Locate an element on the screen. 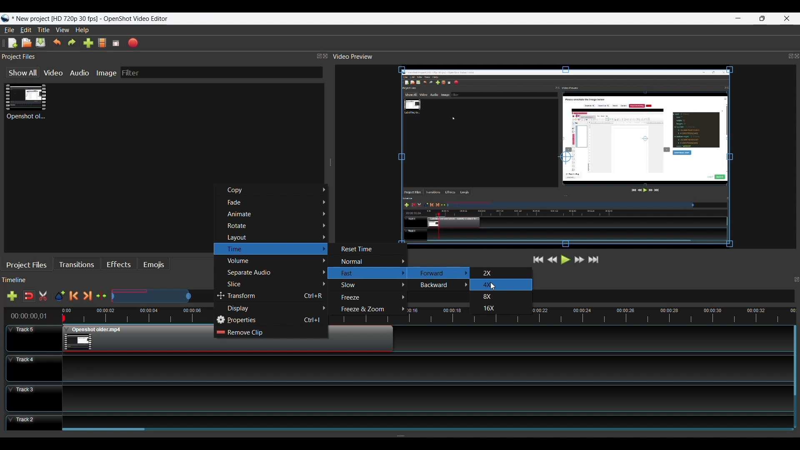  Volume is located at coordinates (275, 261).